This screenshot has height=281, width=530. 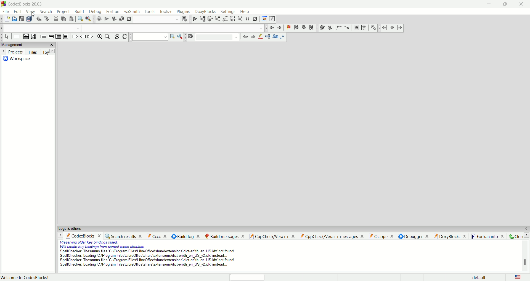 What do you see at coordinates (96, 12) in the screenshot?
I see `debug` at bounding box center [96, 12].